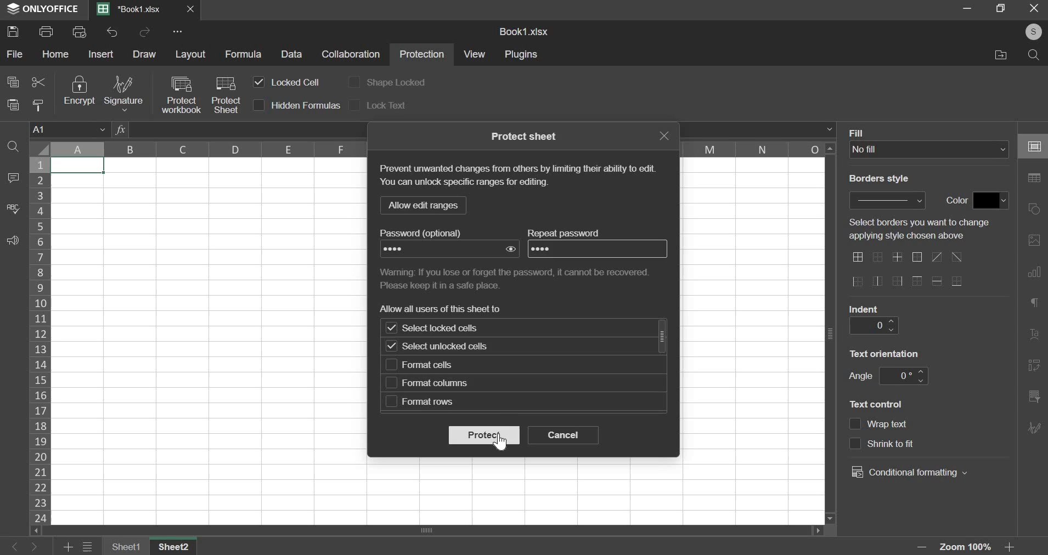  I want to click on more, so click(179, 31).